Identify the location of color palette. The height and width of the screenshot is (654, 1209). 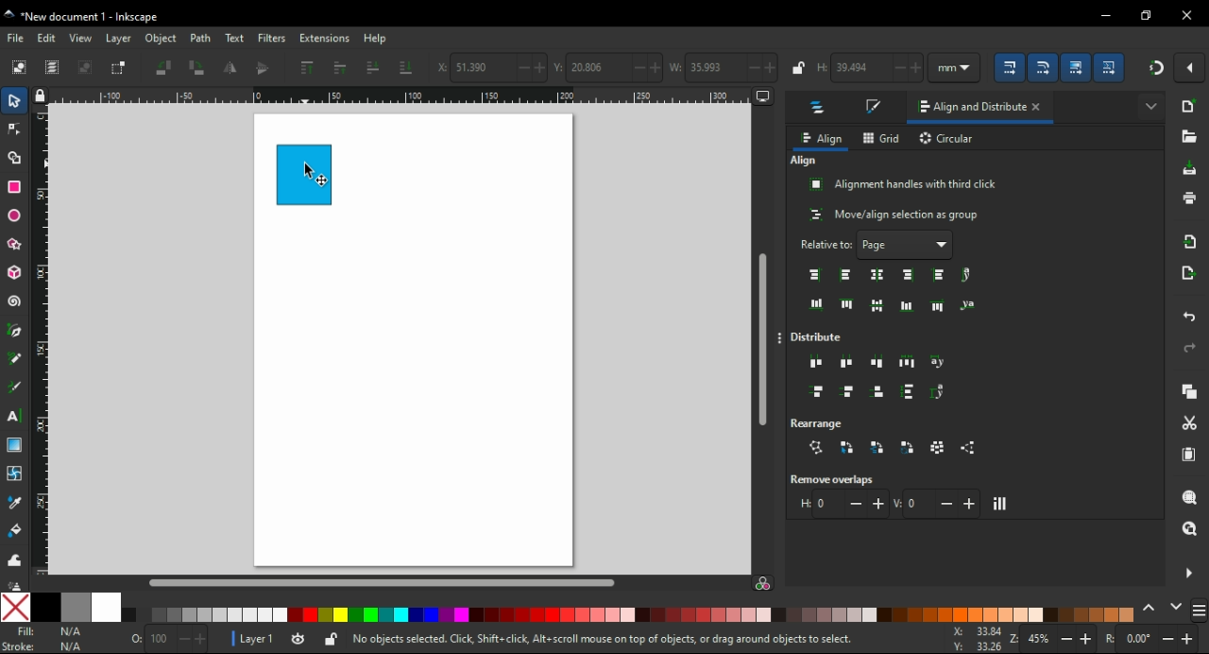
(631, 615).